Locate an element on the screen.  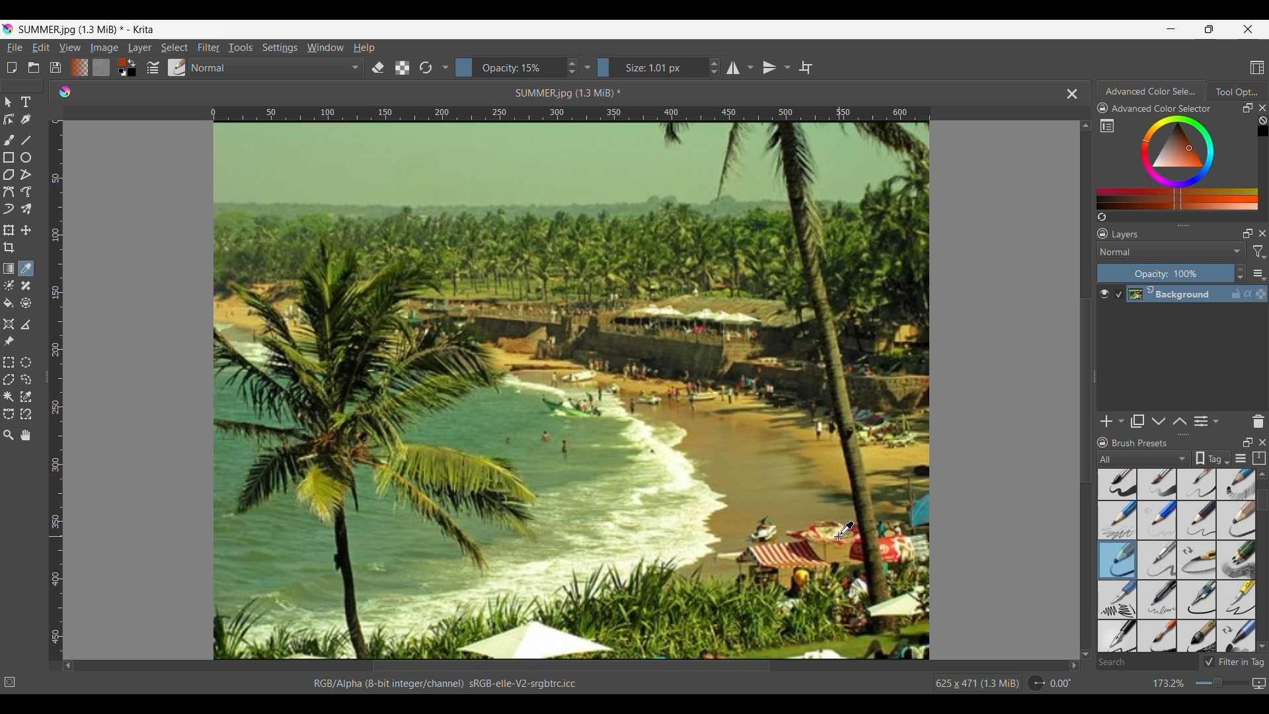
Close interface is located at coordinates (1248, 29).